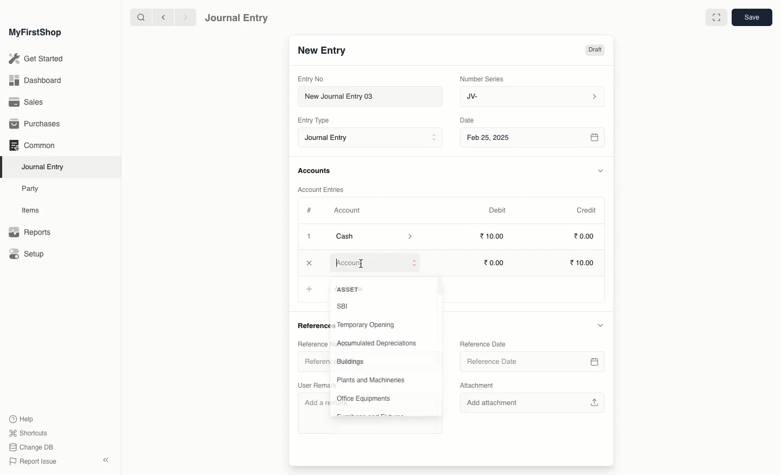 The height and width of the screenshot is (475, 781). I want to click on Entry No, so click(311, 79).